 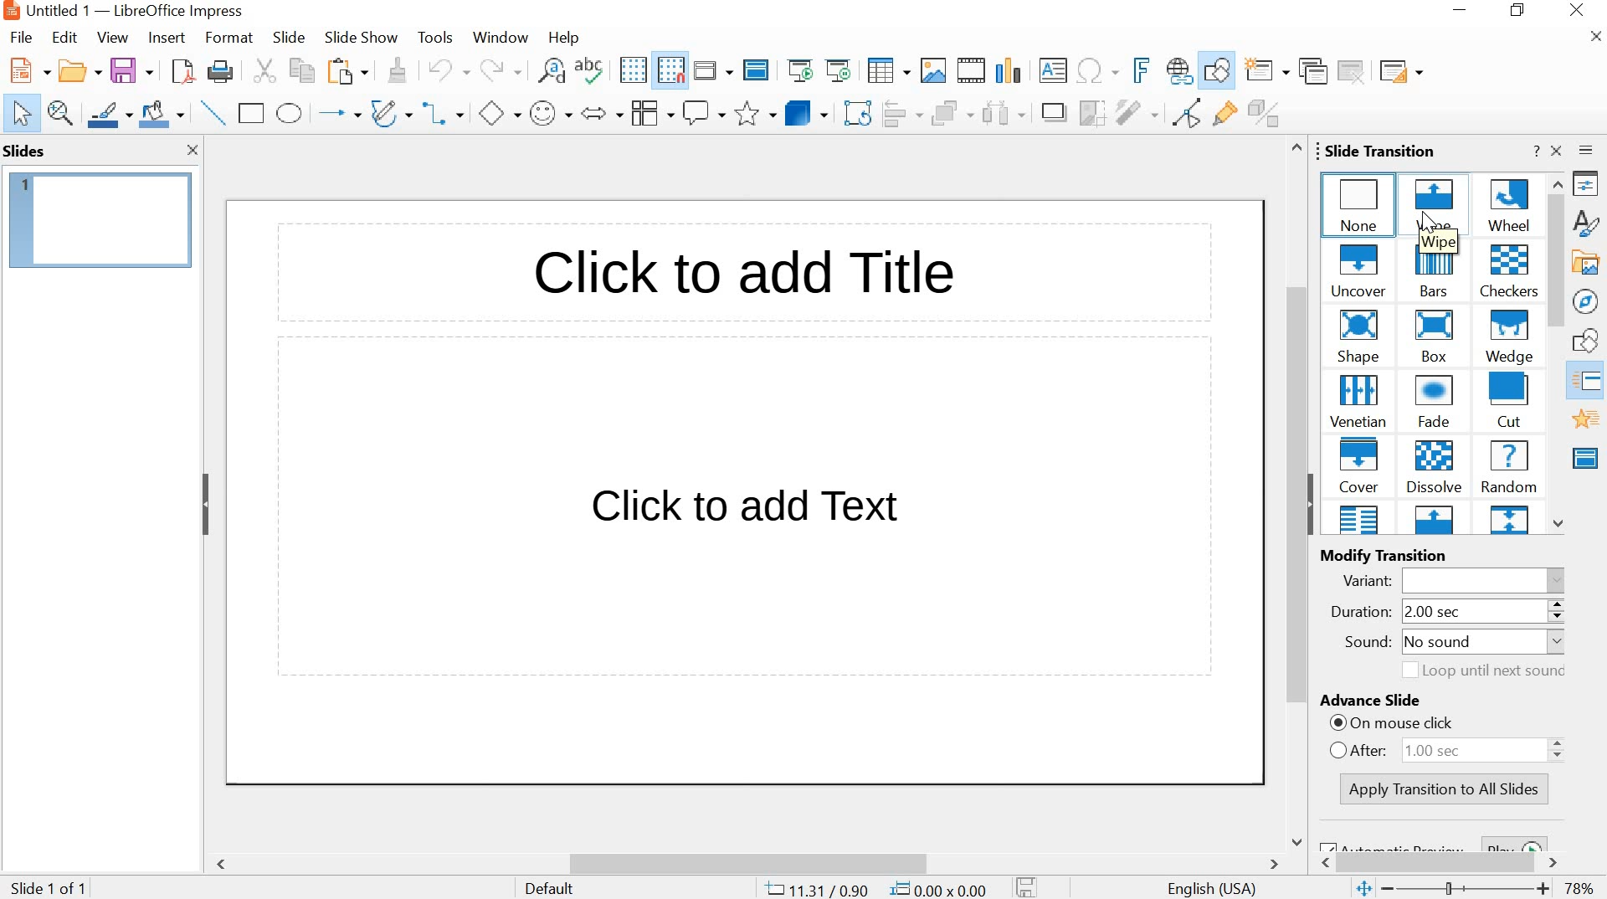 What do you see at coordinates (1029, 886) in the screenshot?
I see `SAVE DOC` at bounding box center [1029, 886].